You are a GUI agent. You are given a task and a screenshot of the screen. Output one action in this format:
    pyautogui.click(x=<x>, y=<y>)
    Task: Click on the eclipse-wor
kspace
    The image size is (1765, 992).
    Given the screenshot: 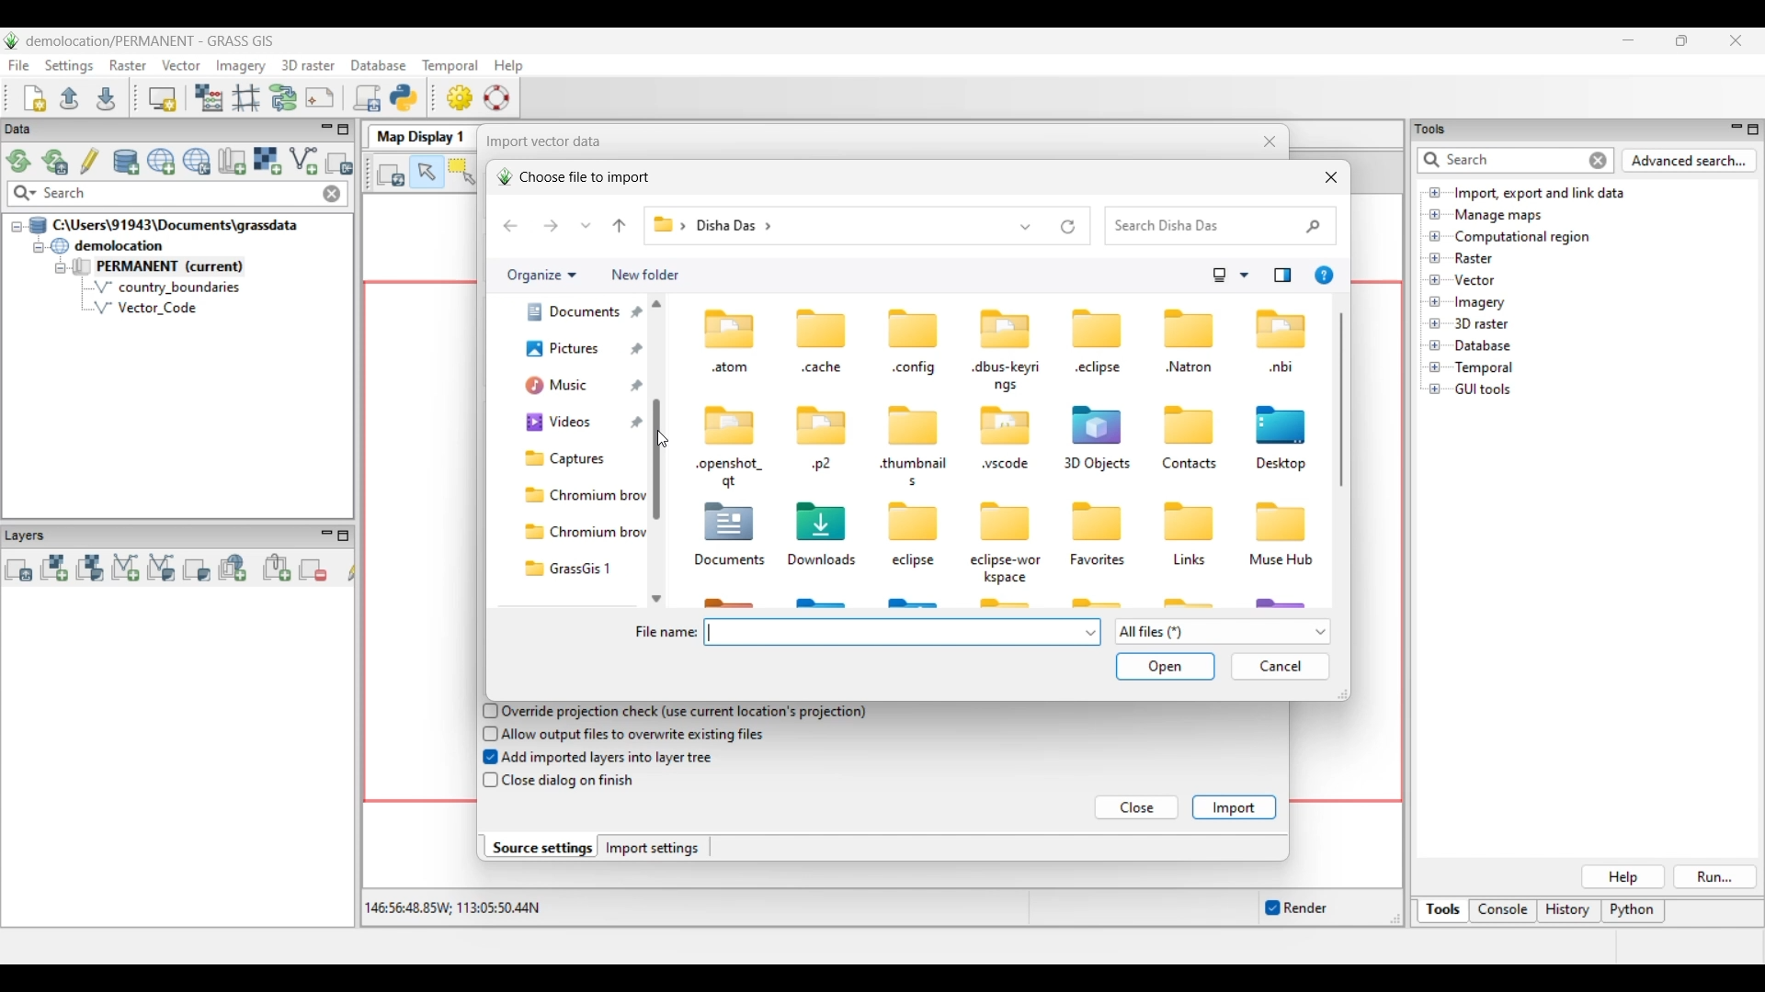 What is the action you would take?
    pyautogui.click(x=1008, y=569)
    